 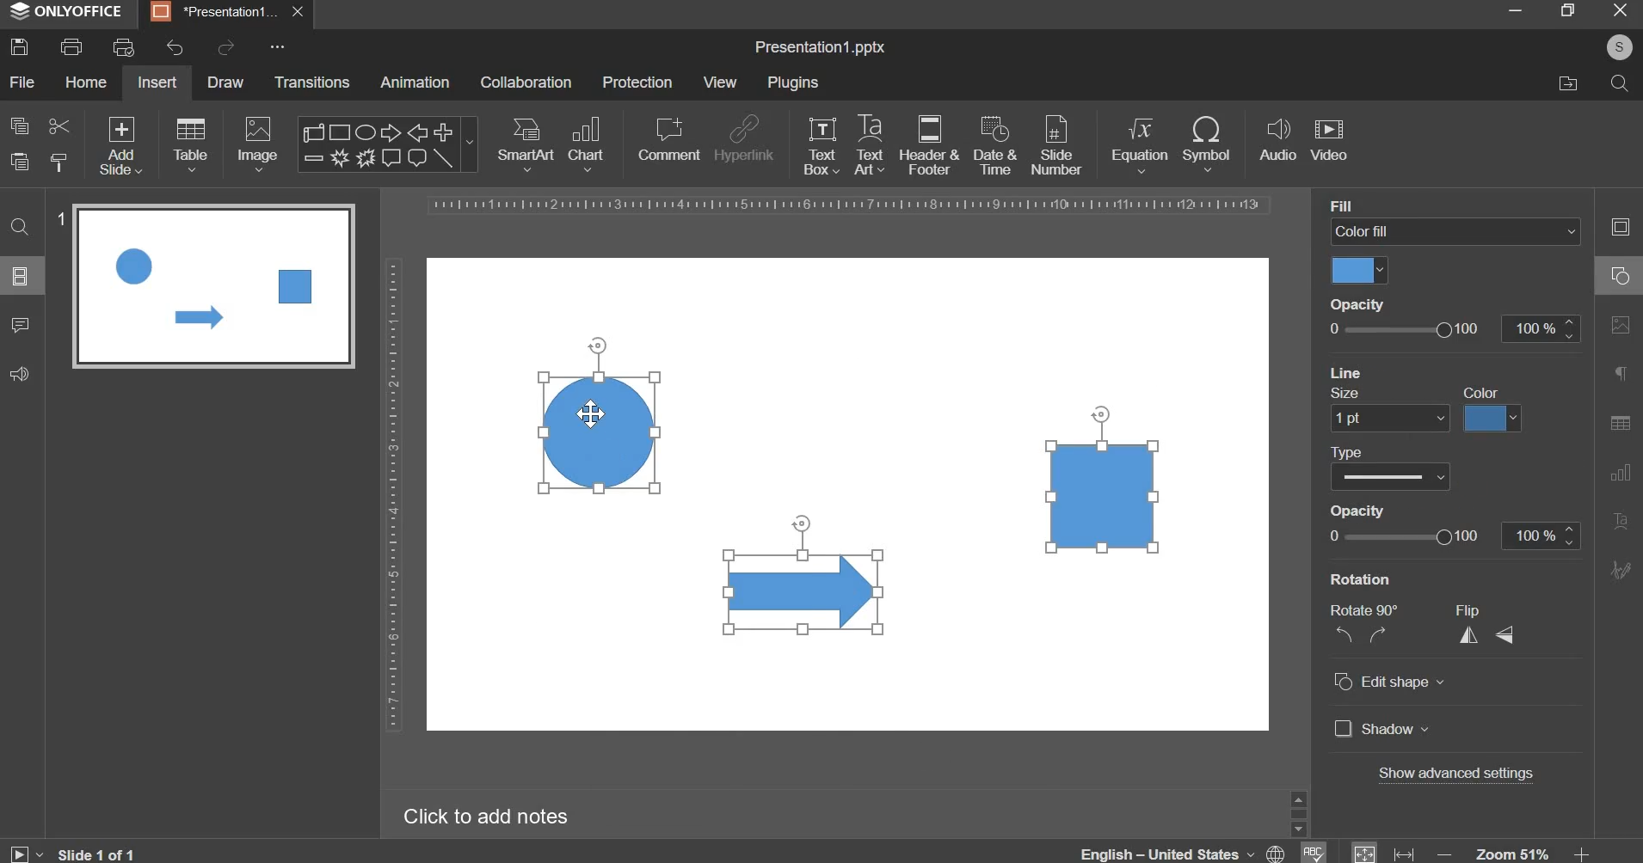 What do you see at coordinates (1312, 851) in the screenshot?
I see `language` at bounding box center [1312, 851].